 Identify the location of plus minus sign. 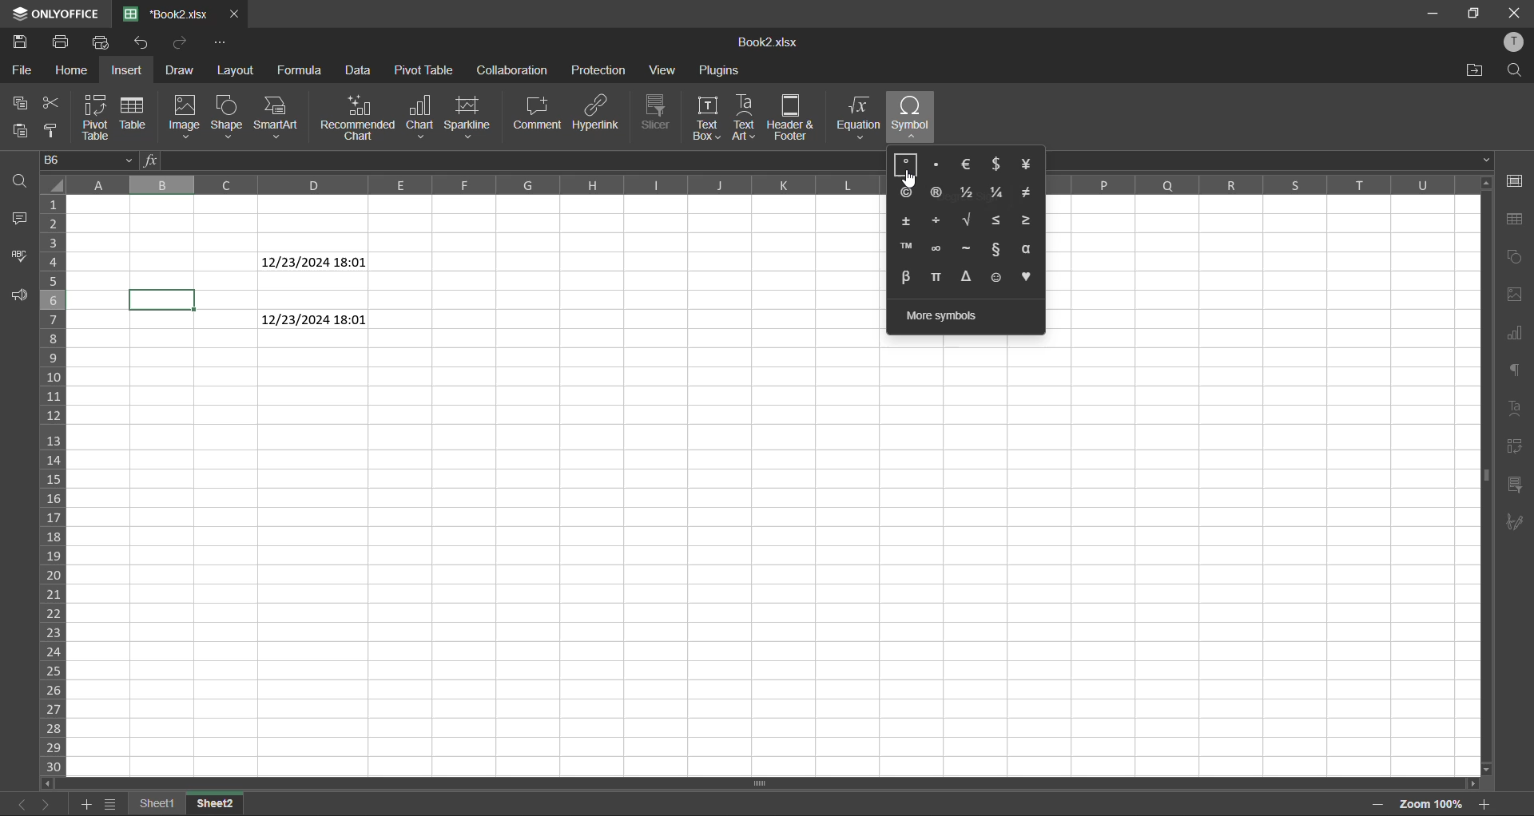
(908, 220).